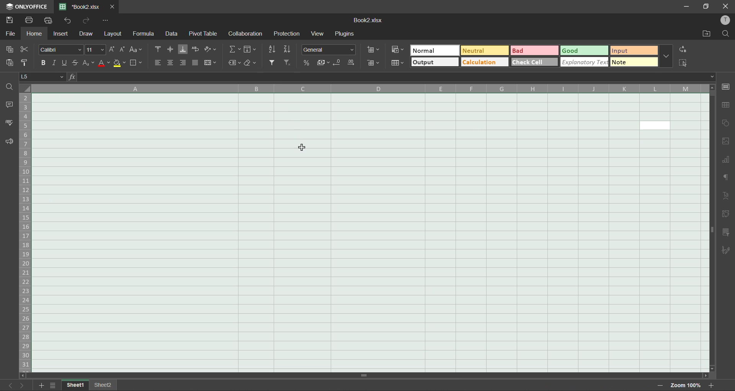  I want to click on input, so click(632, 51).